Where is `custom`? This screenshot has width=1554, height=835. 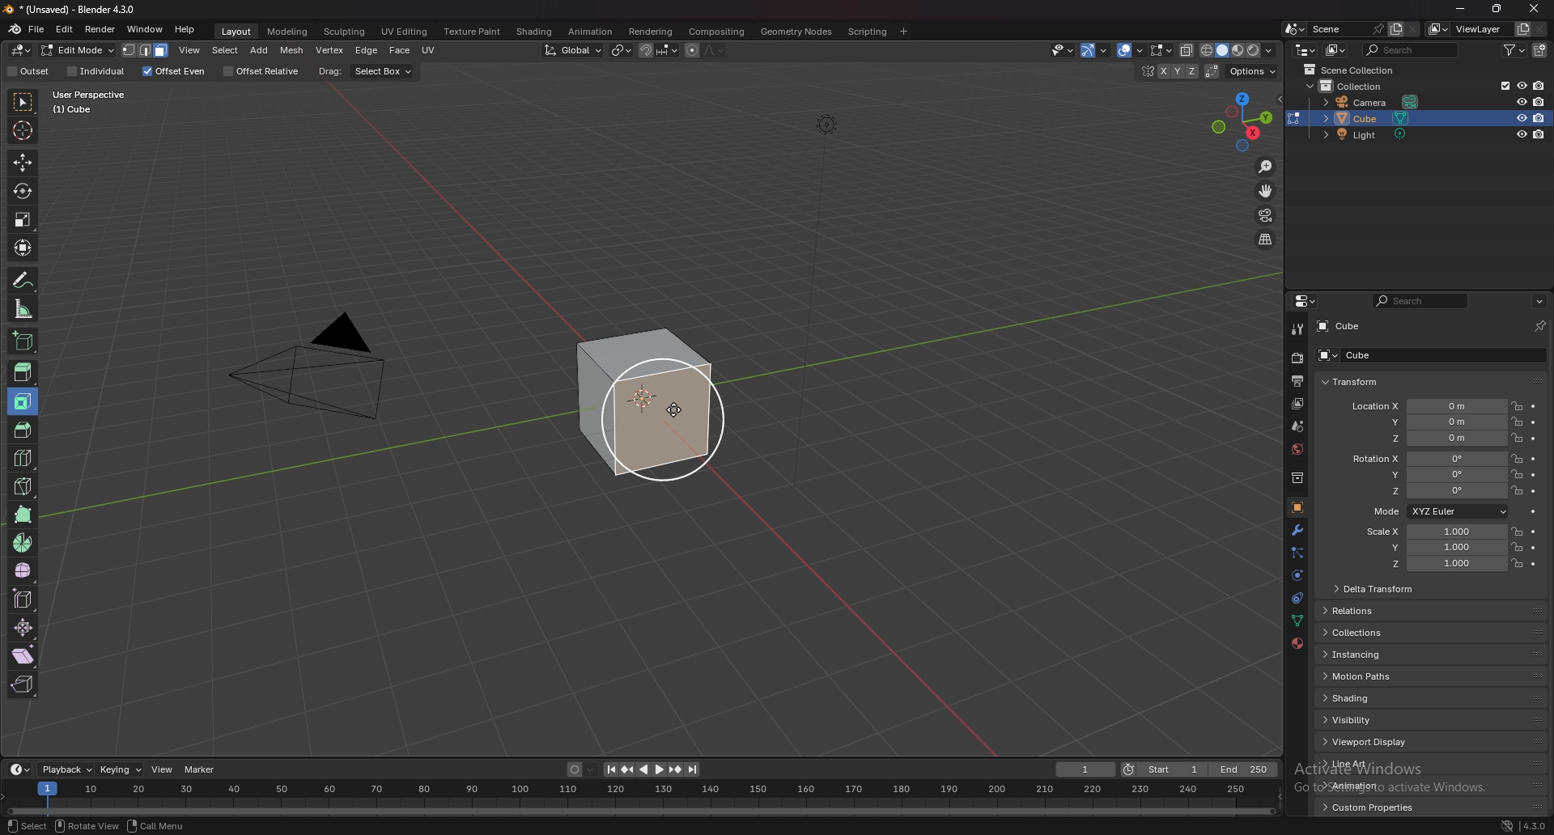 custom is located at coordinates (1364, 811).